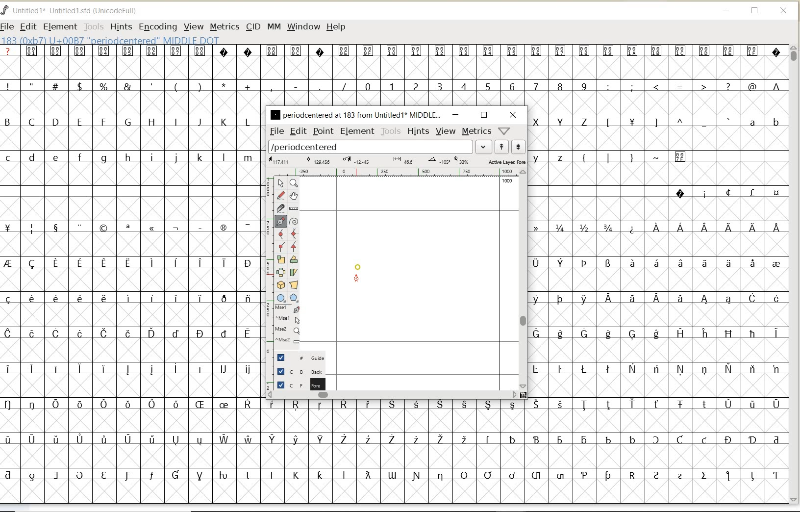 Image resolution: width=800 pixels, height=512 pixels. Describe the element at coordinates (130, 158) in the screenshot. I see `lowercase letters` at that location.